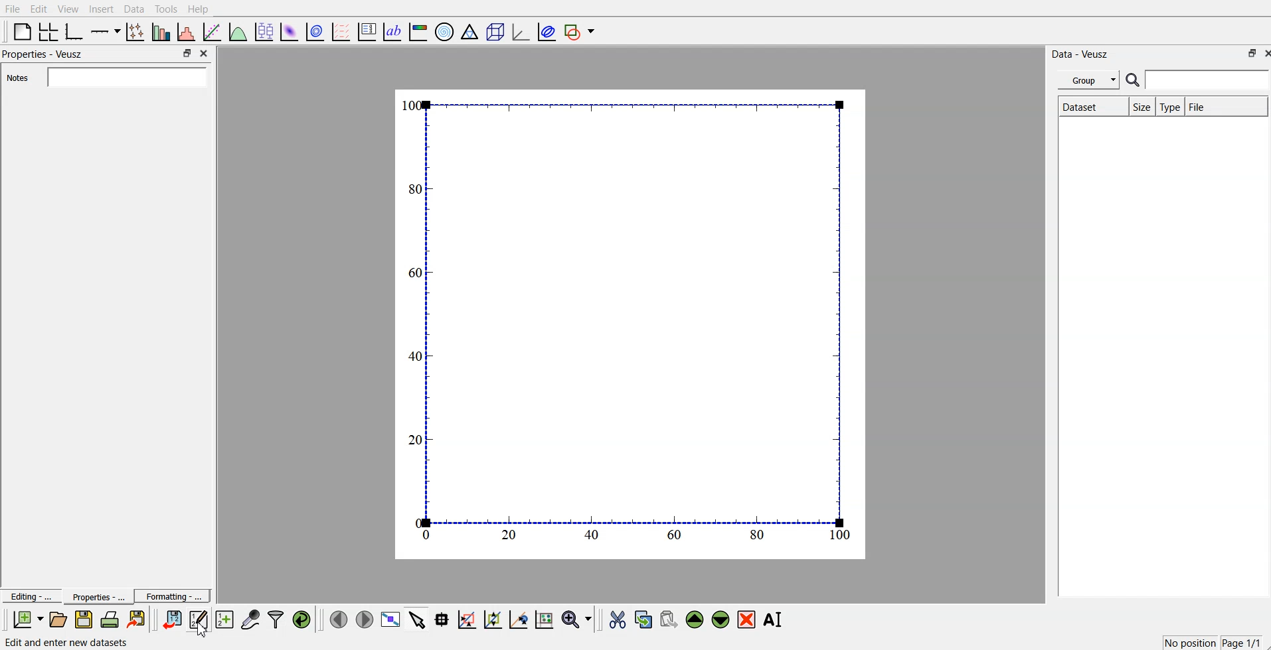 The width and height of the screenshot is (1271, 650). Describe the element at coordinates (134, 9) in the screenshot. I see `Data` at that location.